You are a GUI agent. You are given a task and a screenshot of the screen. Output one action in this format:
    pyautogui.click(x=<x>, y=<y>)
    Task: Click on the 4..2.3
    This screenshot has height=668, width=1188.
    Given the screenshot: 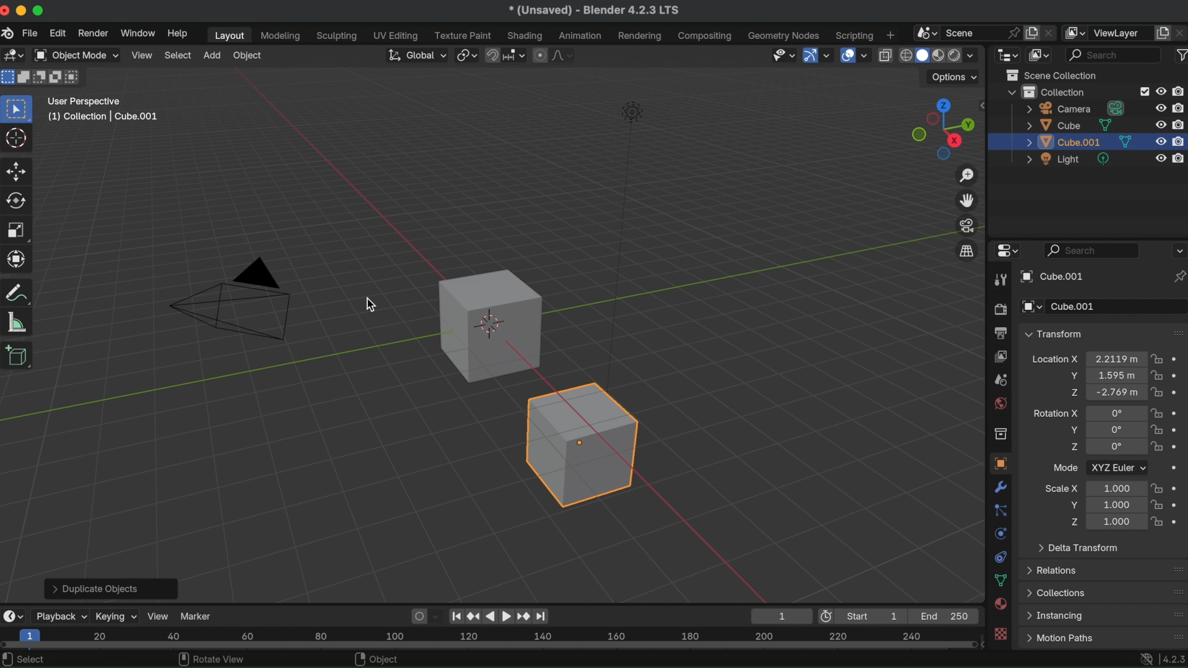 What is the action you would take?
    pyautogui.click(x=1173, y=659)
    